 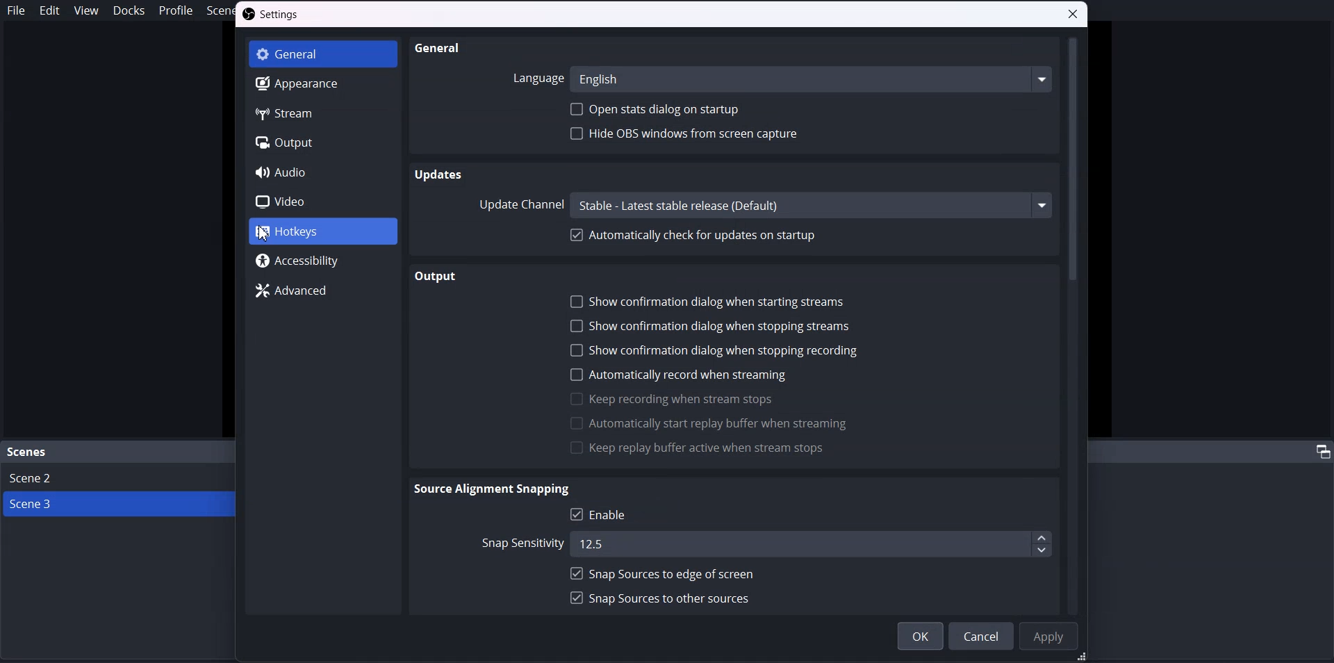 What do you see at coordinates (322, 143) in the screenshot?
I see `Output` at bounding box center [322, 143].